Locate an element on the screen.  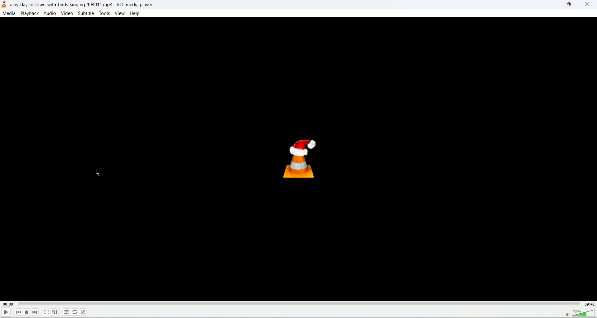
shuffle is located at coordinates (83, 312).